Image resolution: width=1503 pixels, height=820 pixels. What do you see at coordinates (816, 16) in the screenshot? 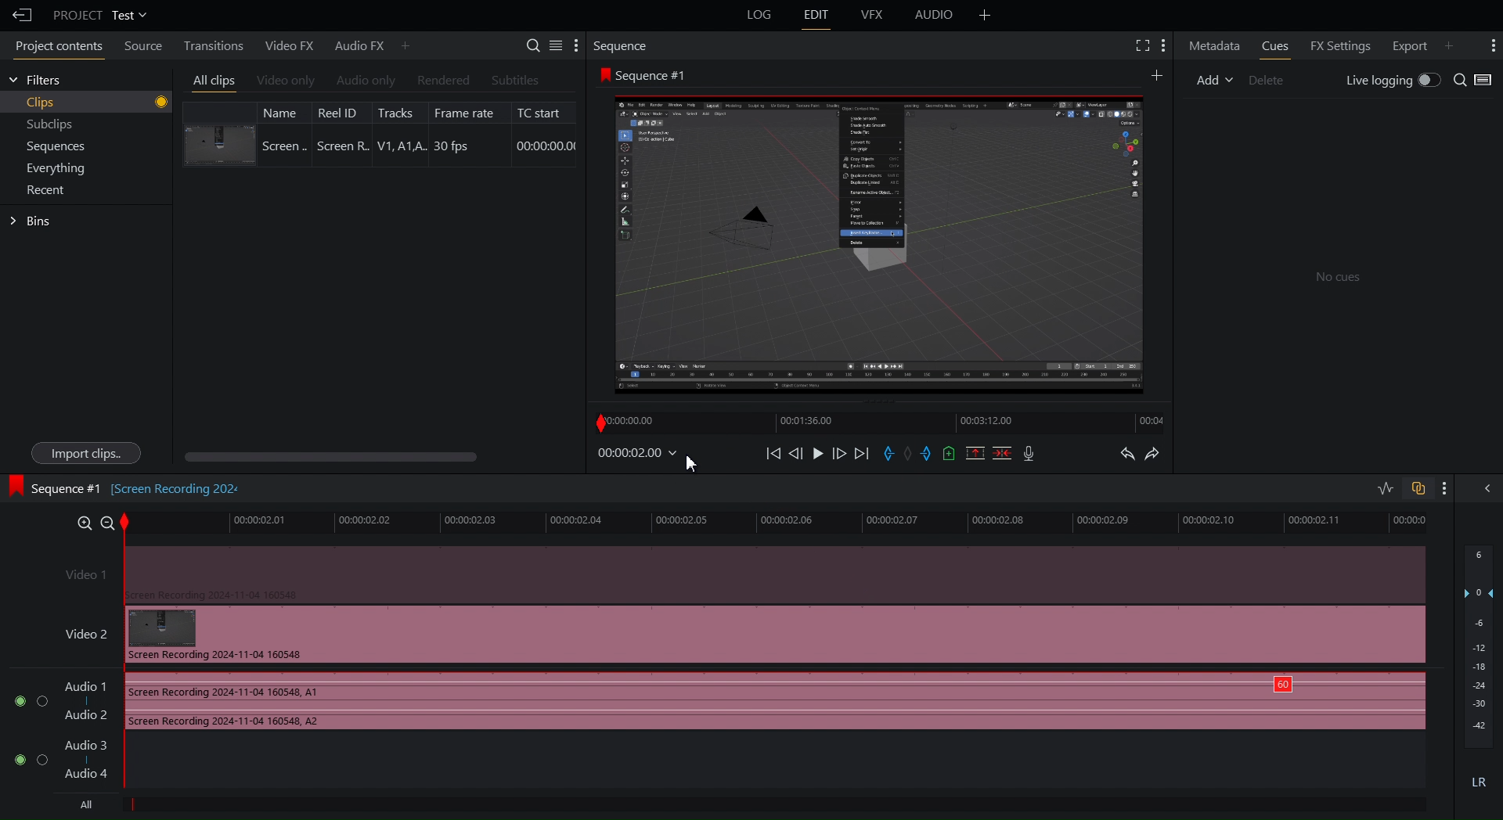
I see `Edit` at bounding box center [816, 16].